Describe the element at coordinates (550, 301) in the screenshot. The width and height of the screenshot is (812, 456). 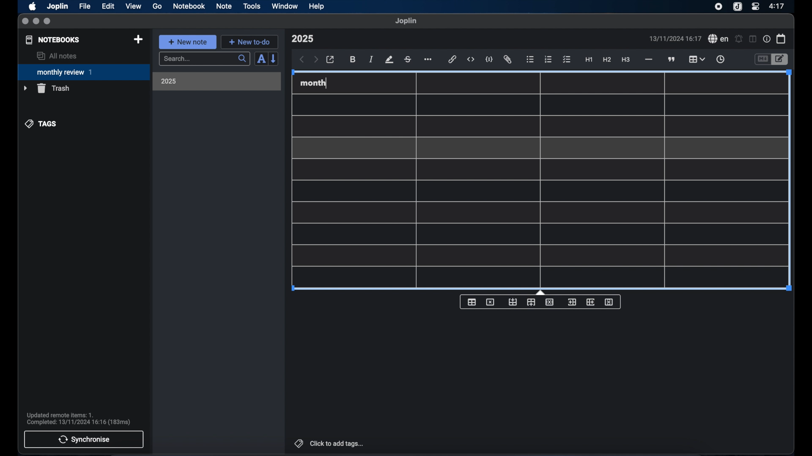
I see `delete row` at that location.